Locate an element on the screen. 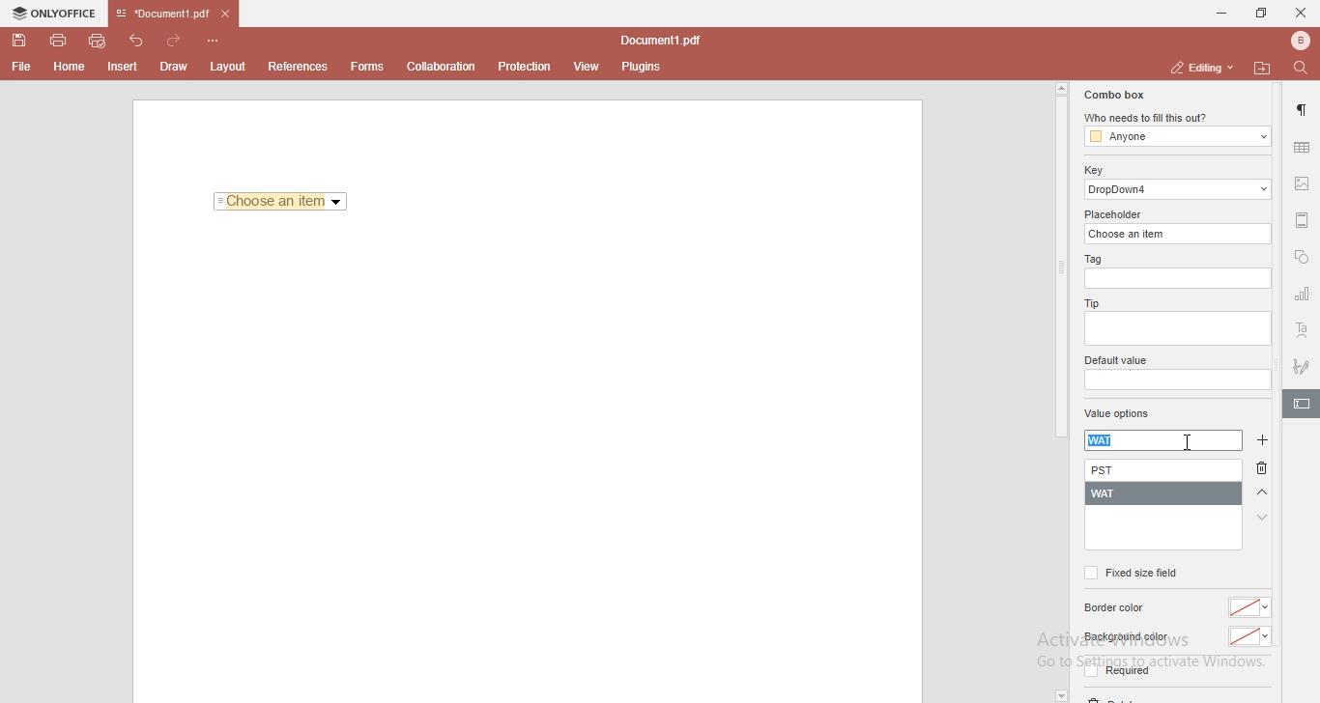  WAT added is located at coordinates (1164, 493).